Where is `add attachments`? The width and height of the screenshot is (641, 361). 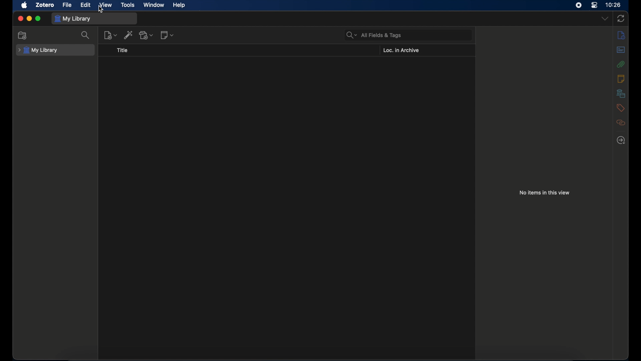 add attachments is located at coordinates (146, 35).